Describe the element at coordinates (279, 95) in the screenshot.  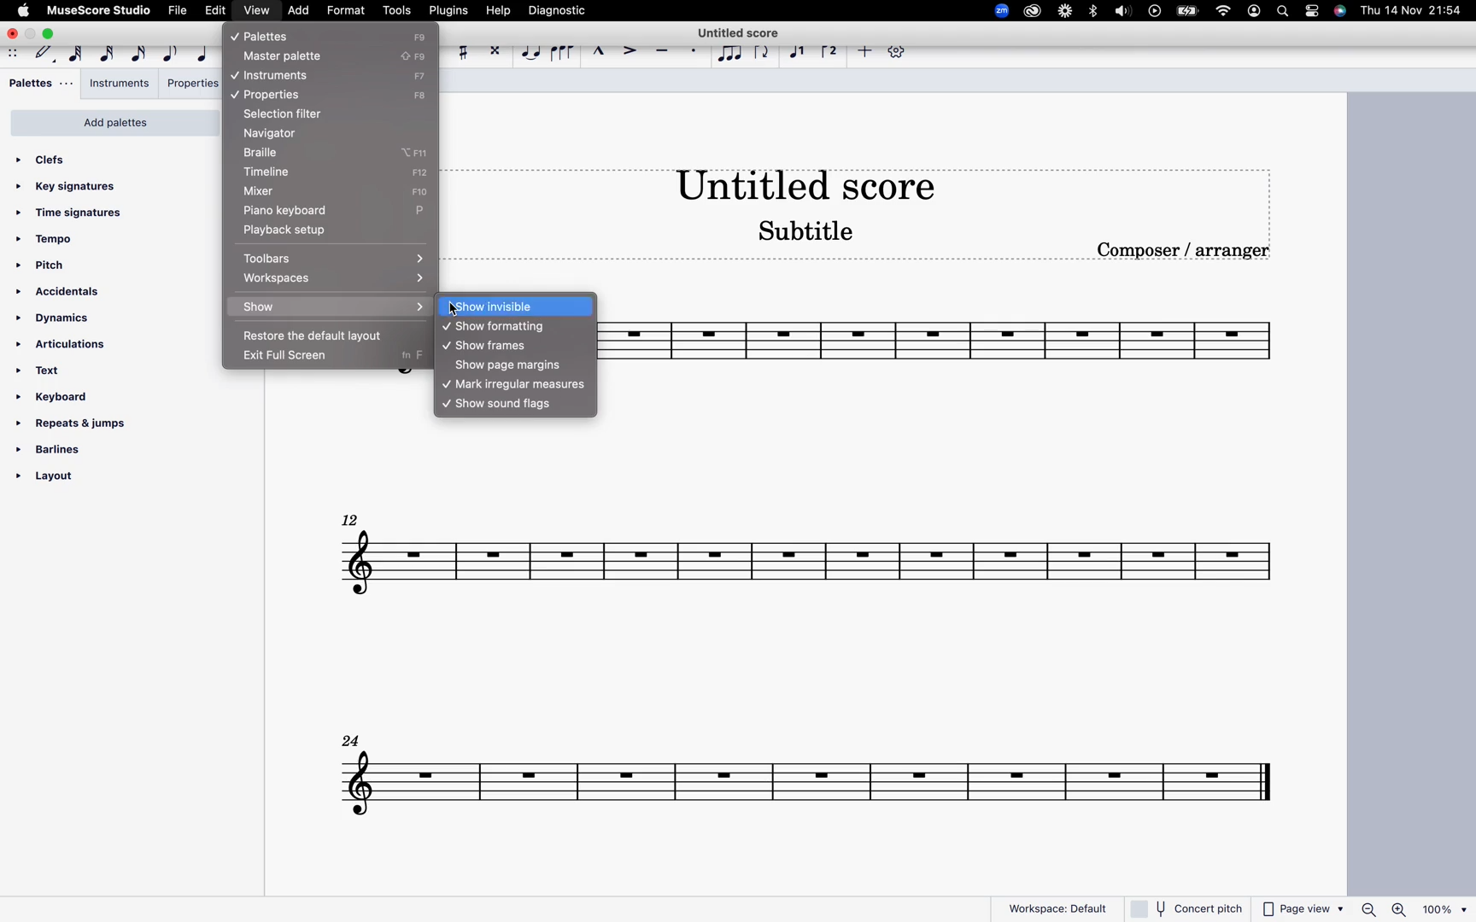
I see `properties` at that location.